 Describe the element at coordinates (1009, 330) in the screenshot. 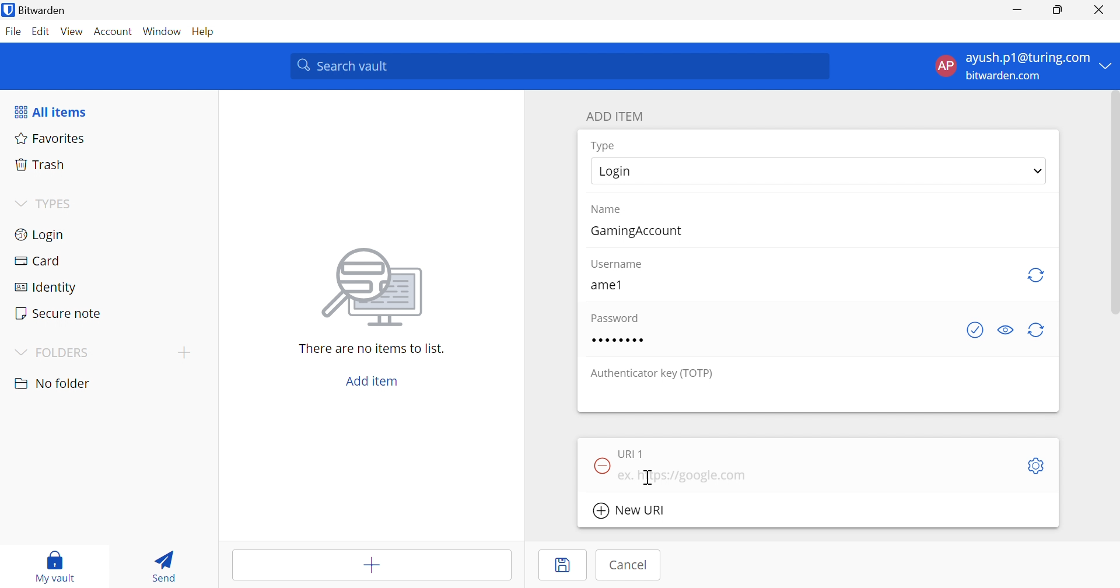

I see `Toggle visibility` at that location.